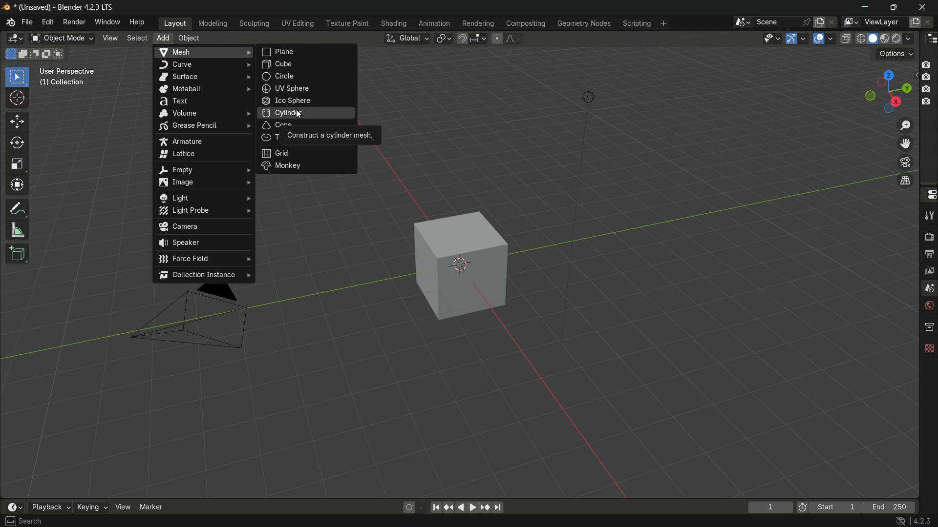  I want to click on proportional editing falloff, so click(513, 39).